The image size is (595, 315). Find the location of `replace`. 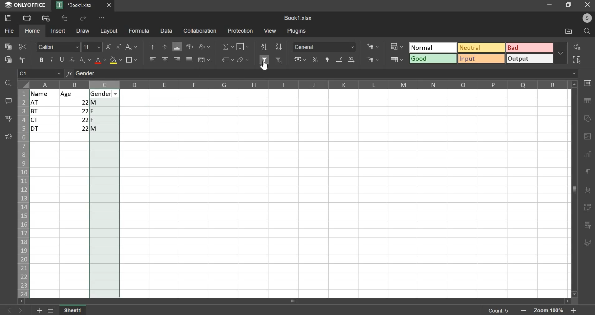

replace is located at coordinates (578, 47).